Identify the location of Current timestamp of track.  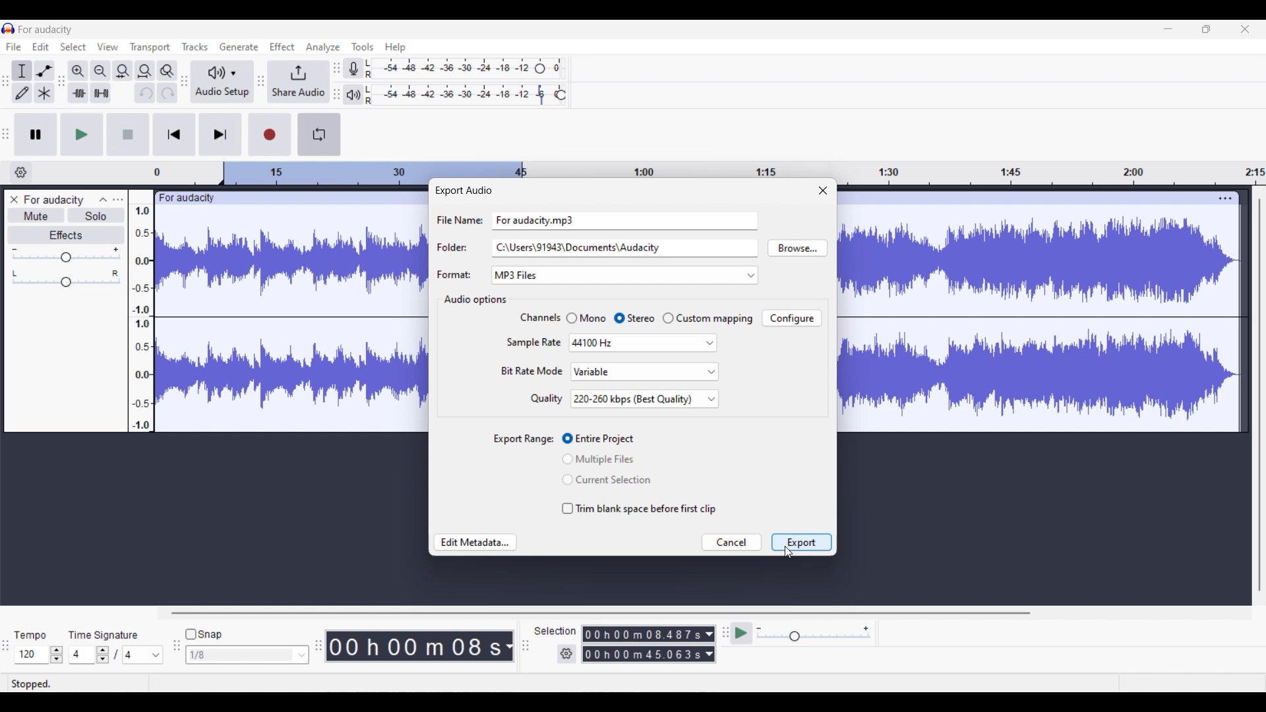
(411, 646).